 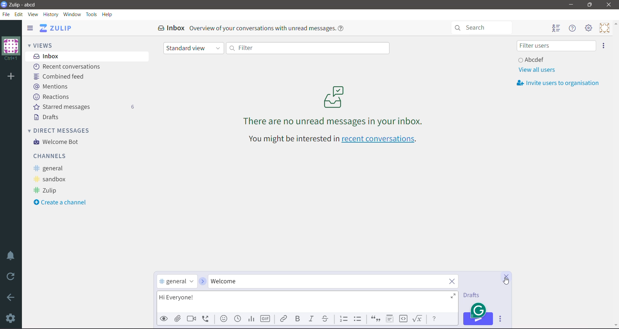 What do you see at coordinates (307, 48) in the screenshot?
I see `Filter` at bounding box center [307, 48].